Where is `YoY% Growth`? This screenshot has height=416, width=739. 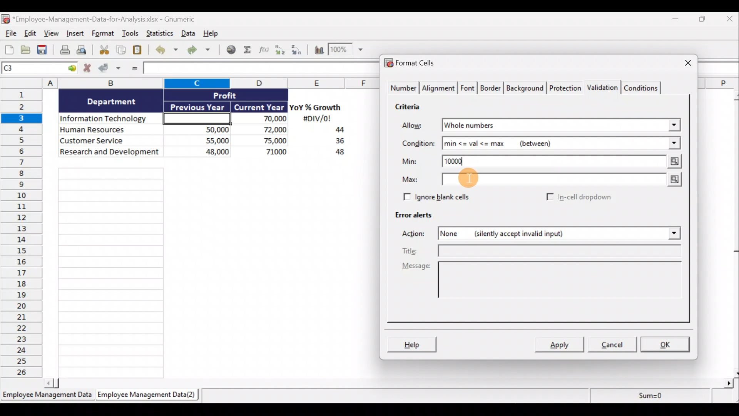 YoY% Growth is located at coordinates (316, 108).